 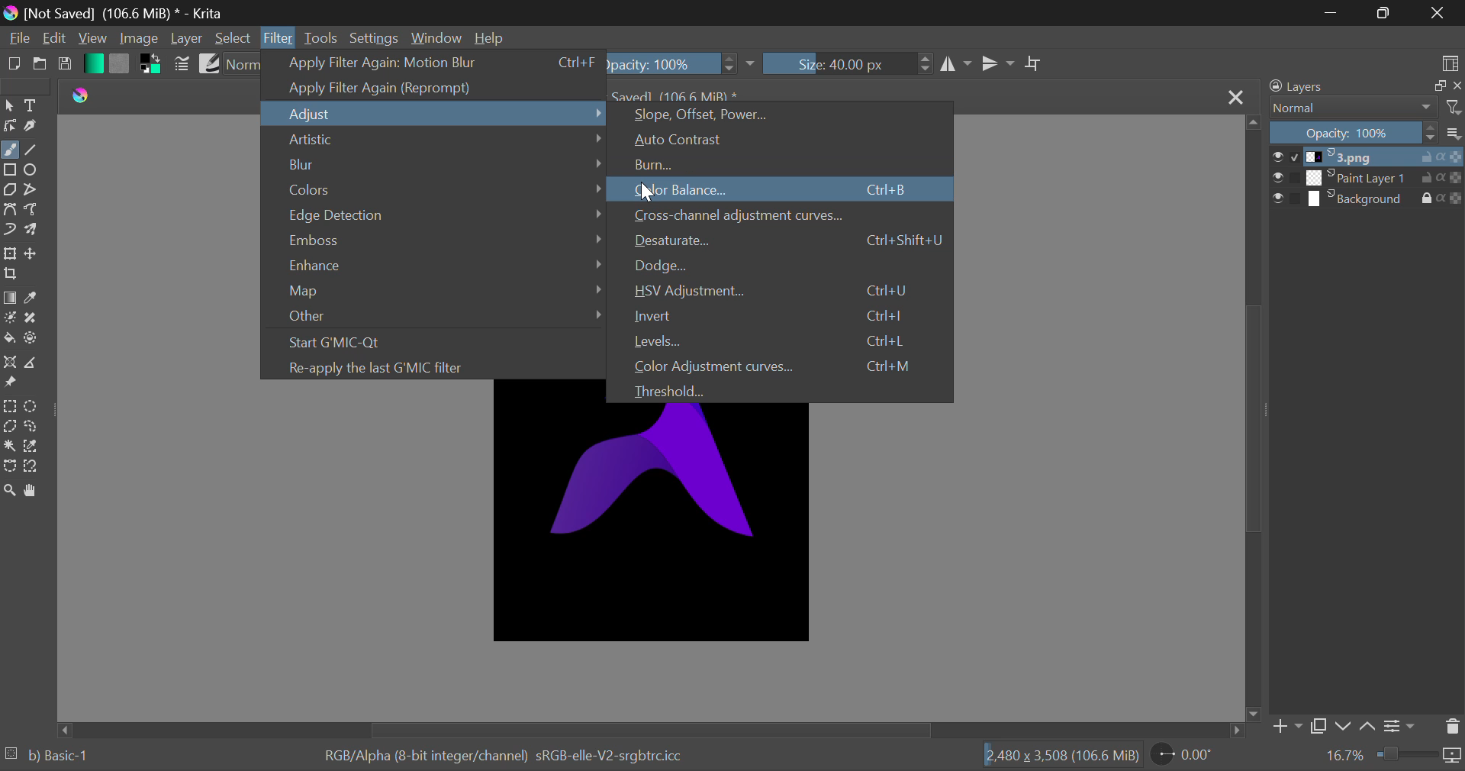 What do you see at coordinates (436, 114) in the screenshot?
I see `Adjust Menu Open` at bounding box center [436, 114].